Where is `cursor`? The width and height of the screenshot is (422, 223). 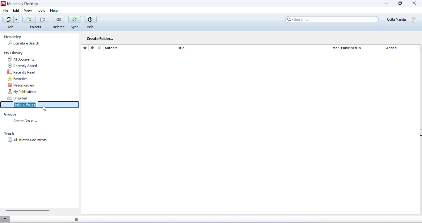
cursor is located at coordinates (46, 108).